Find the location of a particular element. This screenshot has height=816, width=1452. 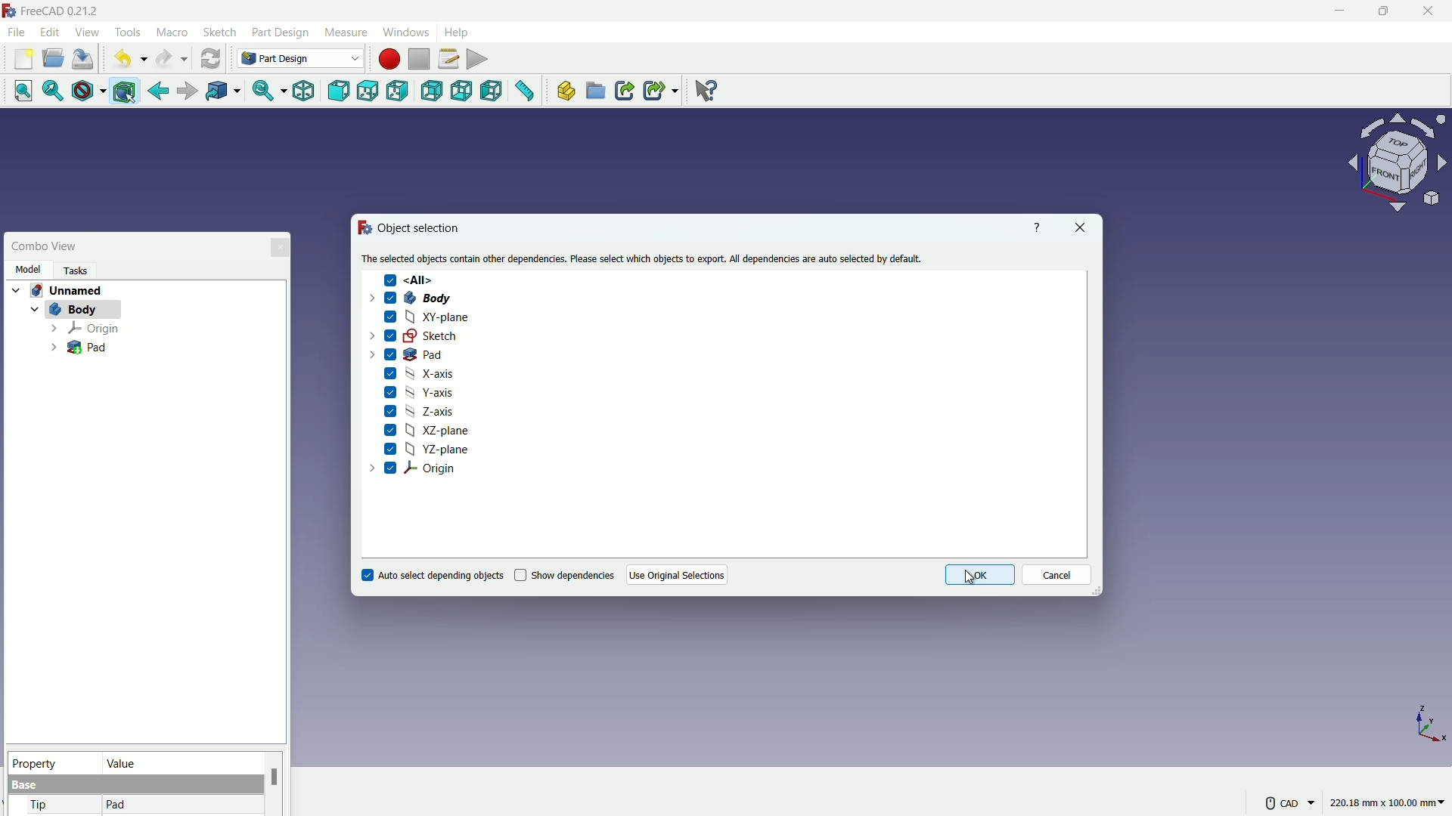

FreeCAD 0.21.2 is located at coordinates (53, 10).